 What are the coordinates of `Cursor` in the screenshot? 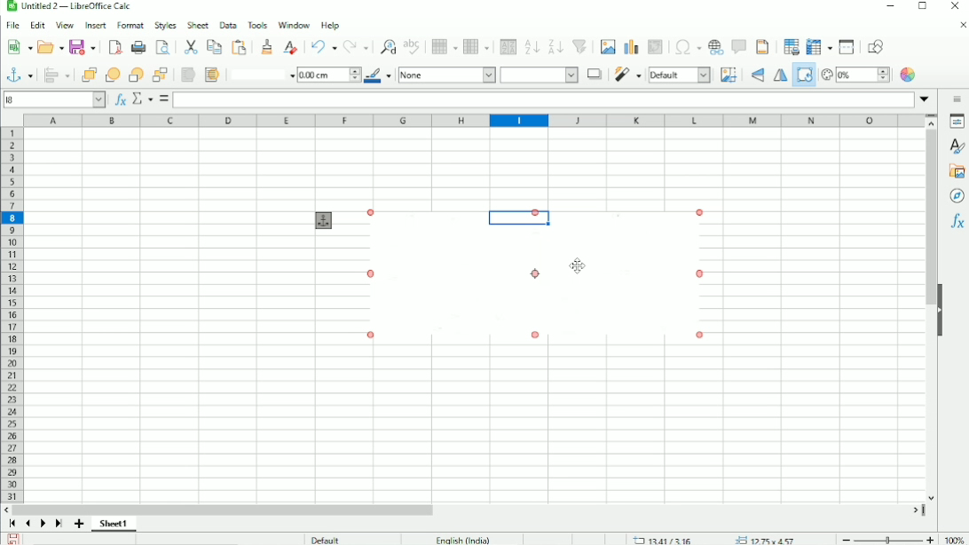 It's located at (577, 265).